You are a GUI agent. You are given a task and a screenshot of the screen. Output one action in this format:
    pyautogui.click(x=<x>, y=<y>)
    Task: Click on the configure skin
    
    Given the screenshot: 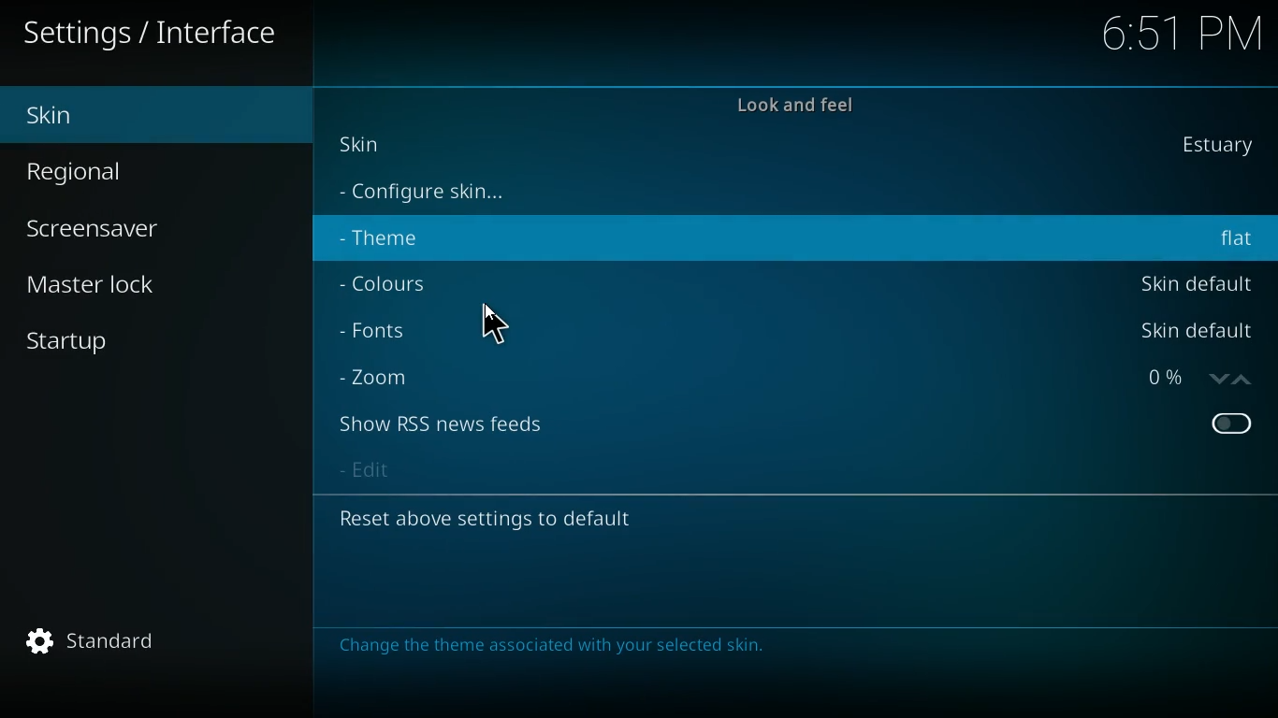 What is the action you would take?
    pyautogui.click(x=431, y=194)
    